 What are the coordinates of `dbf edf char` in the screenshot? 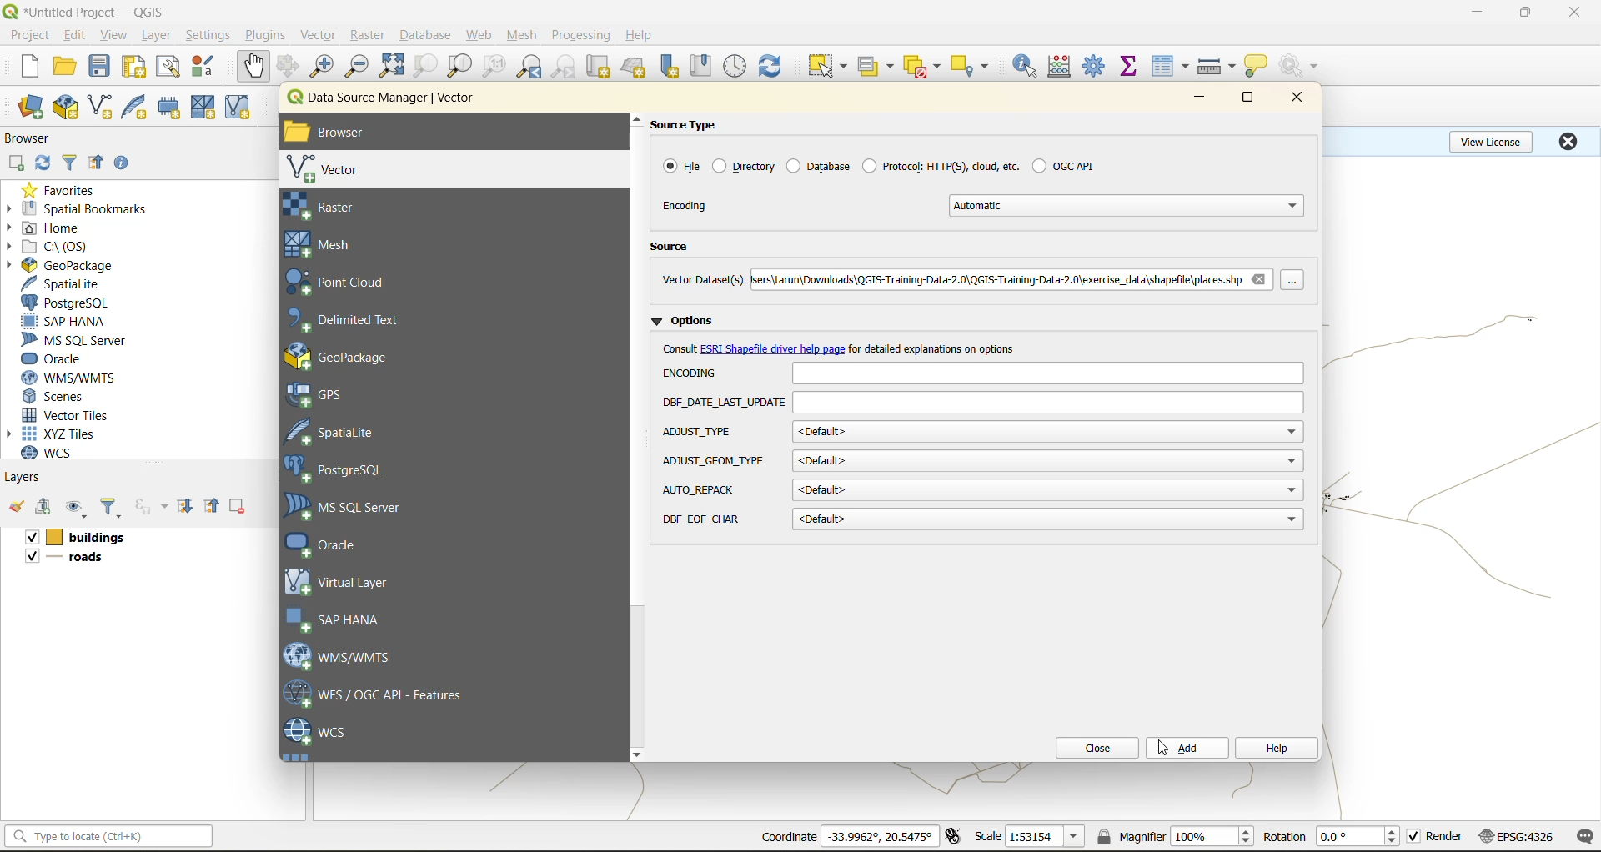 It's located at (1048, 520).